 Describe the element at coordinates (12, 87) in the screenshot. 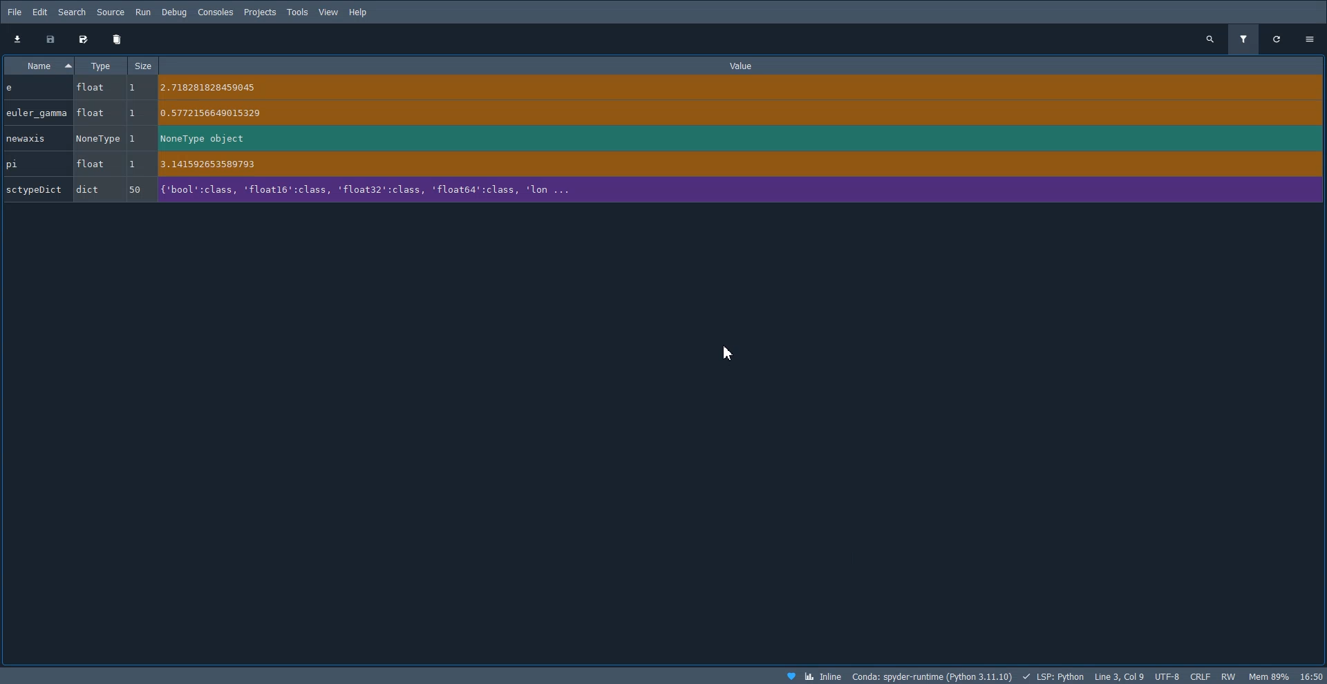

I see `e` at that location.